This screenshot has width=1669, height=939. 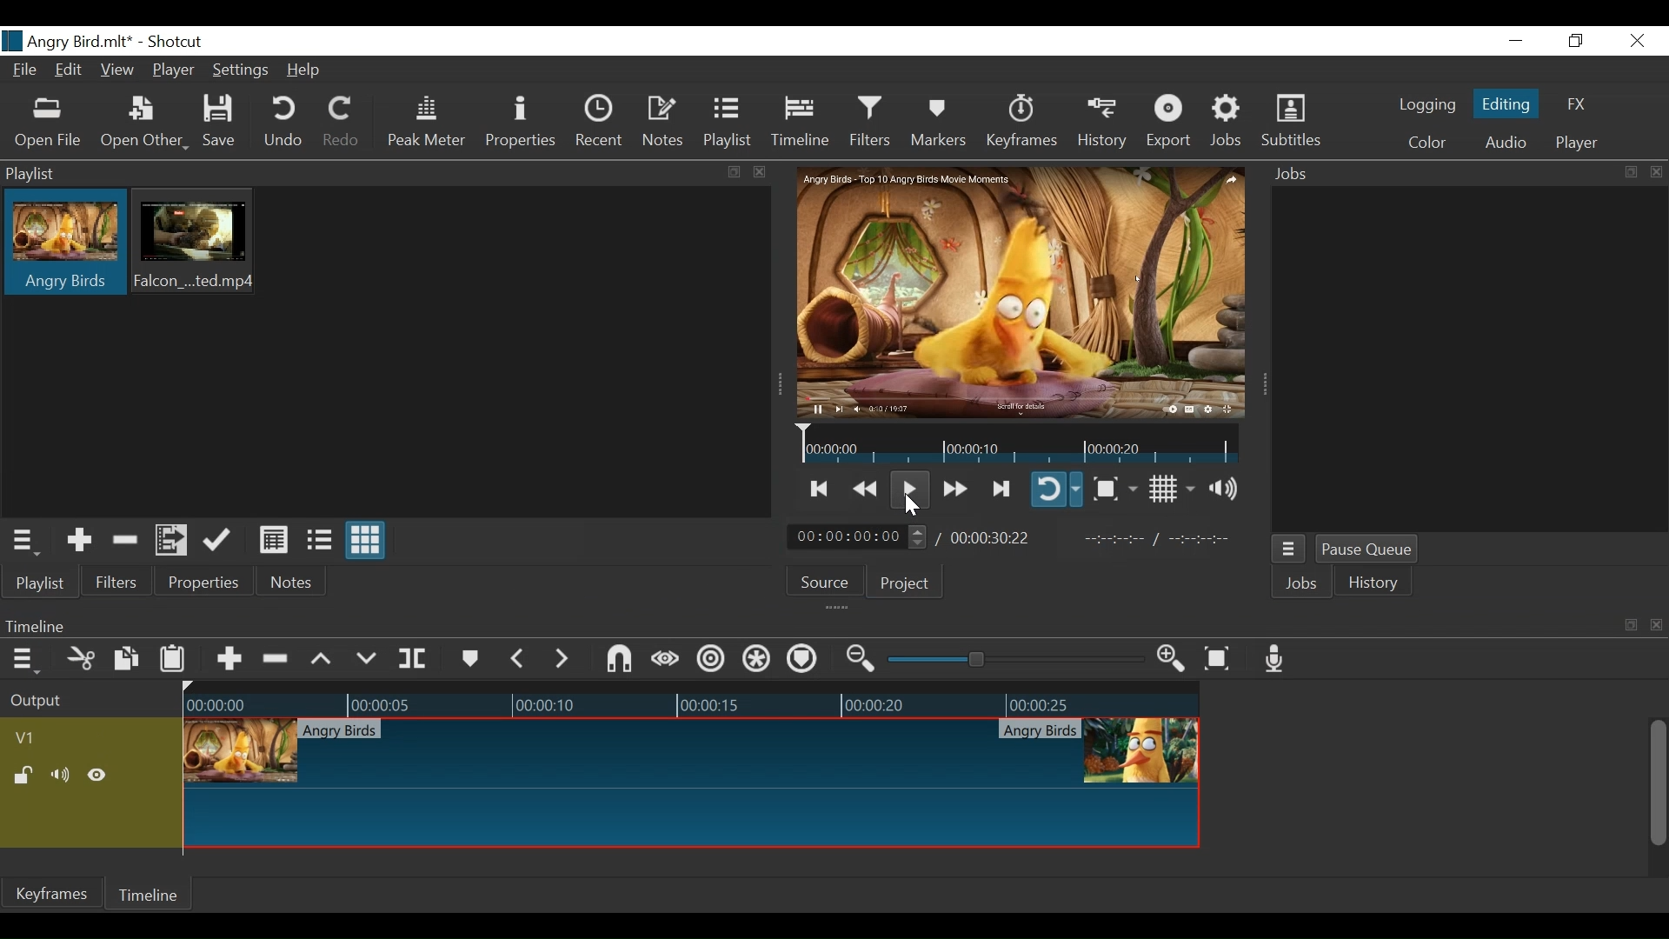 What do you see at coordinates (860, 537) in the screenshot?
I see `Current position` at bounding box center [860, 537].